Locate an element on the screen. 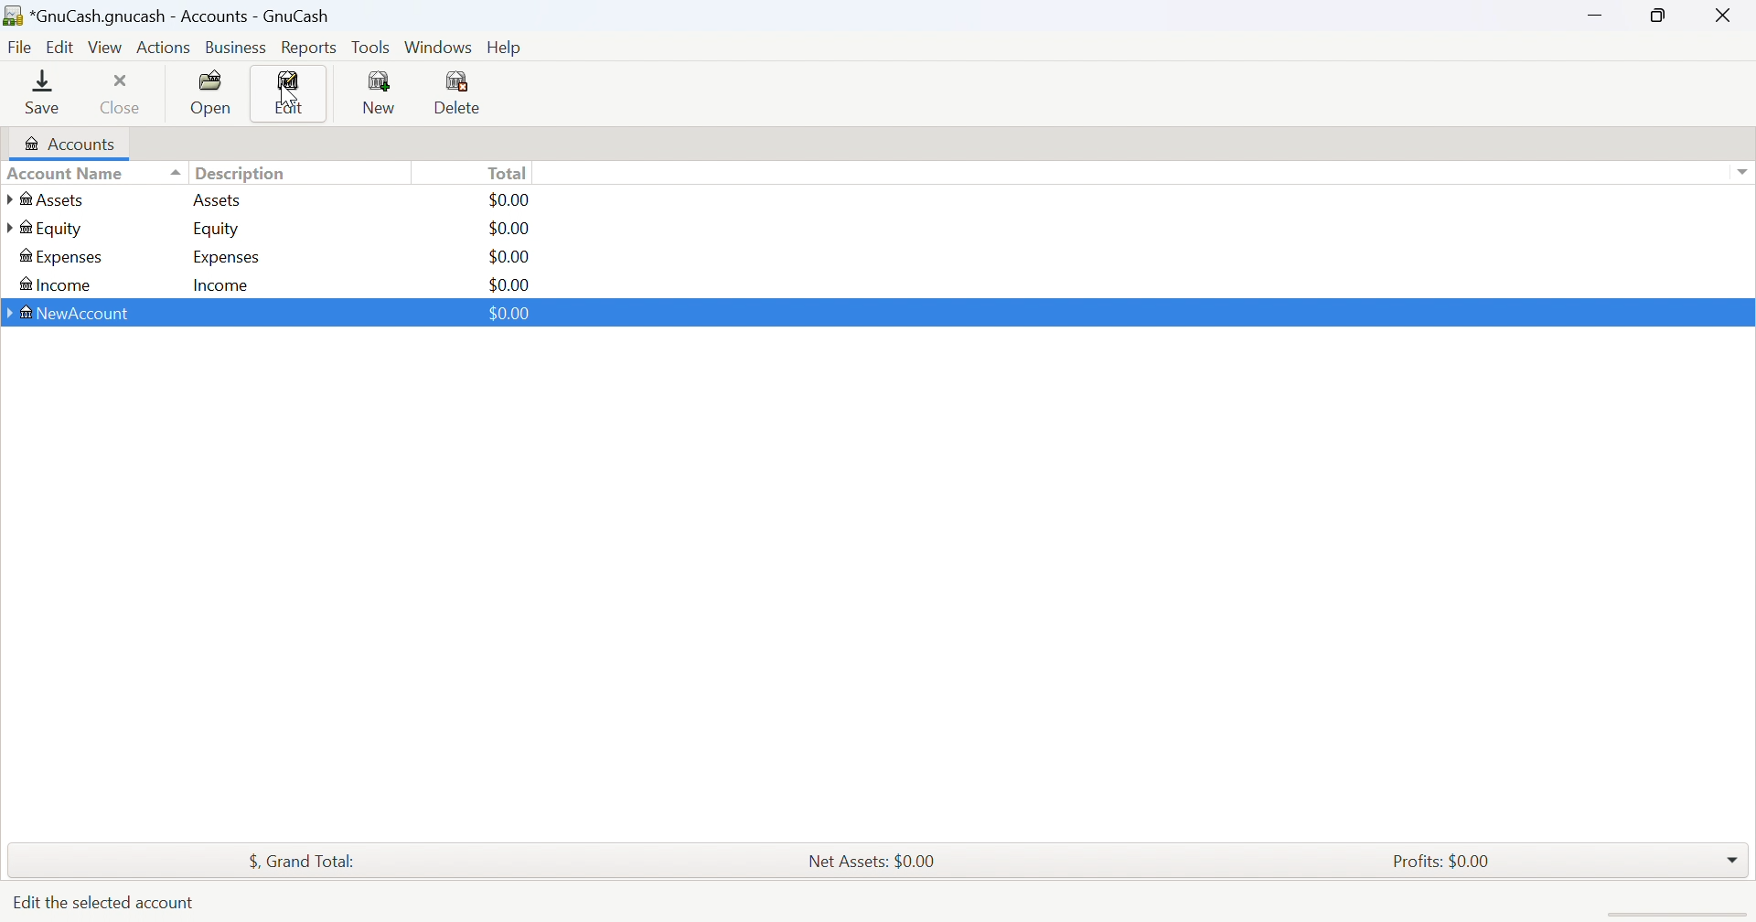  Assets is located at coordinates (217, 199).